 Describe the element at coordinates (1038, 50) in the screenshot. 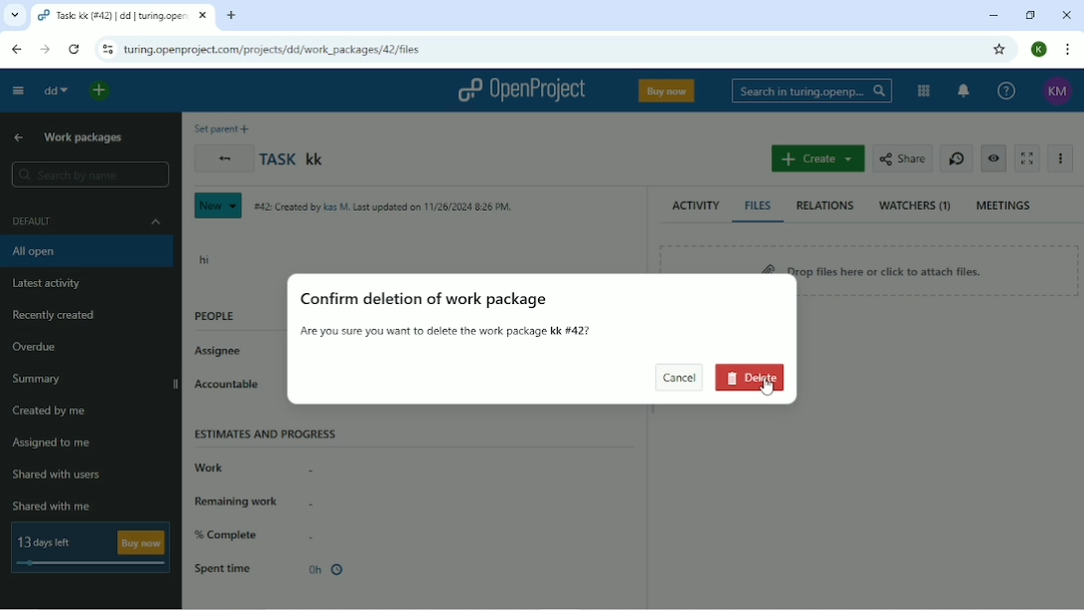

I see `K` at that location.